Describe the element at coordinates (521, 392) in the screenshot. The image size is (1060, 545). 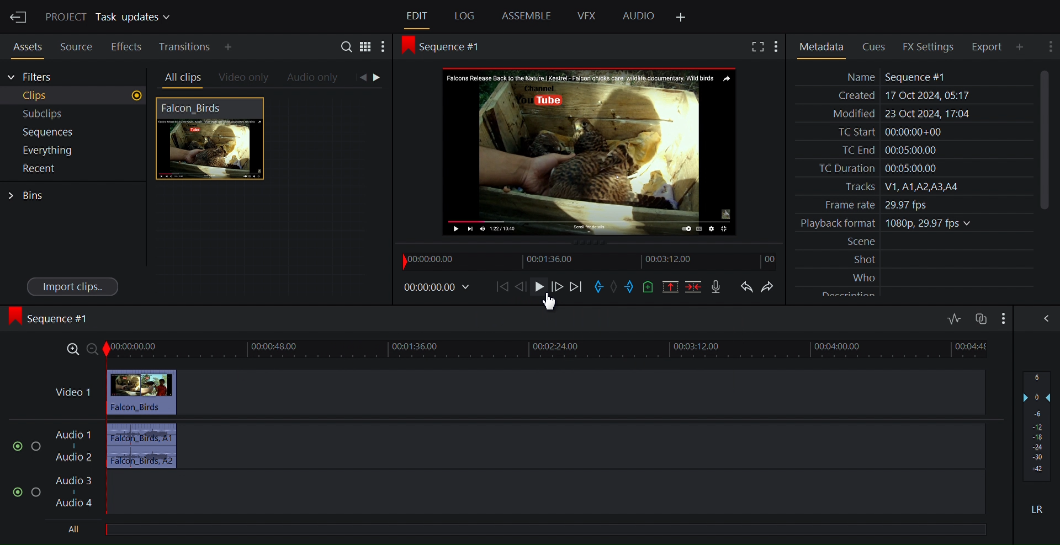
I see `Video track` at that location.